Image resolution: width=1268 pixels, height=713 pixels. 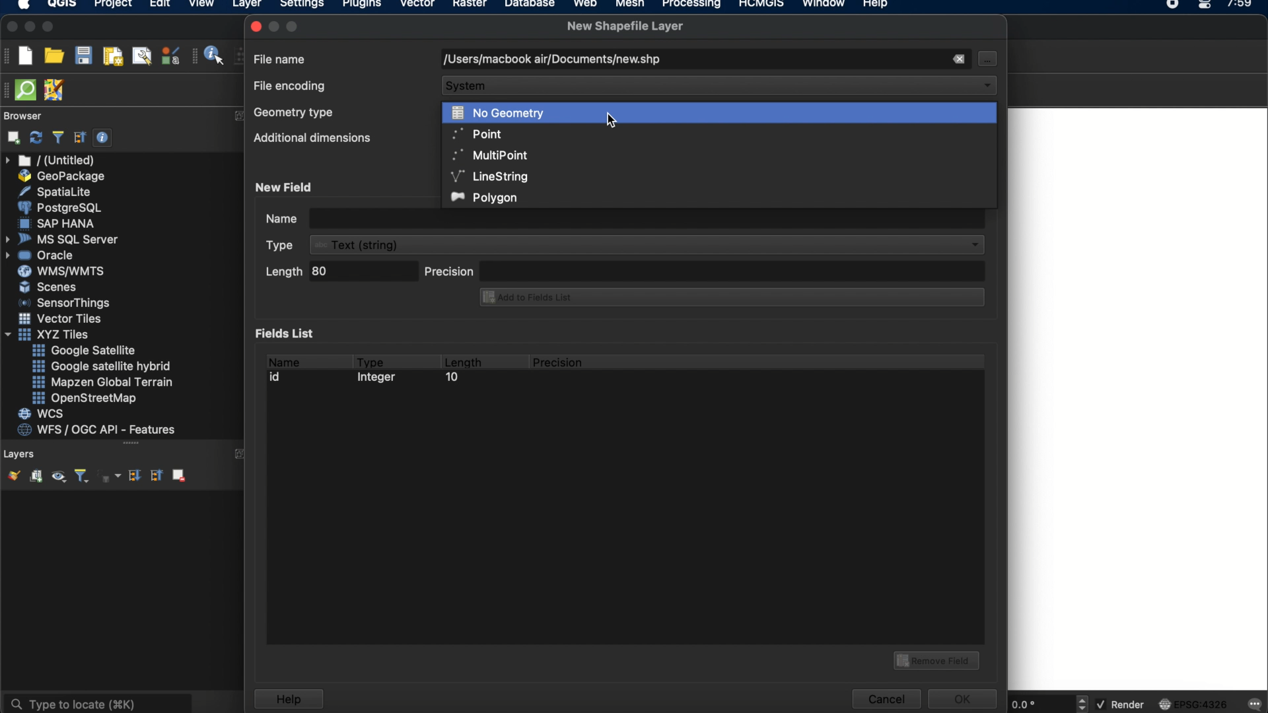 I want to click on new paint layout, so click(x=112, y=57).